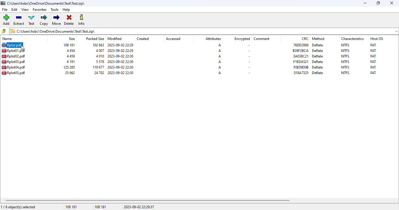 The width and height of the screenshot is (399, 210). I want to click on packed size, so click(99, 62).